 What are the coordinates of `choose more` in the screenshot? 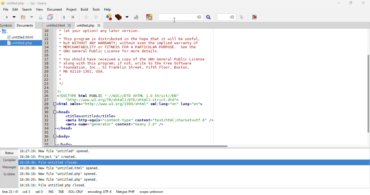 It's located at (127, 17).